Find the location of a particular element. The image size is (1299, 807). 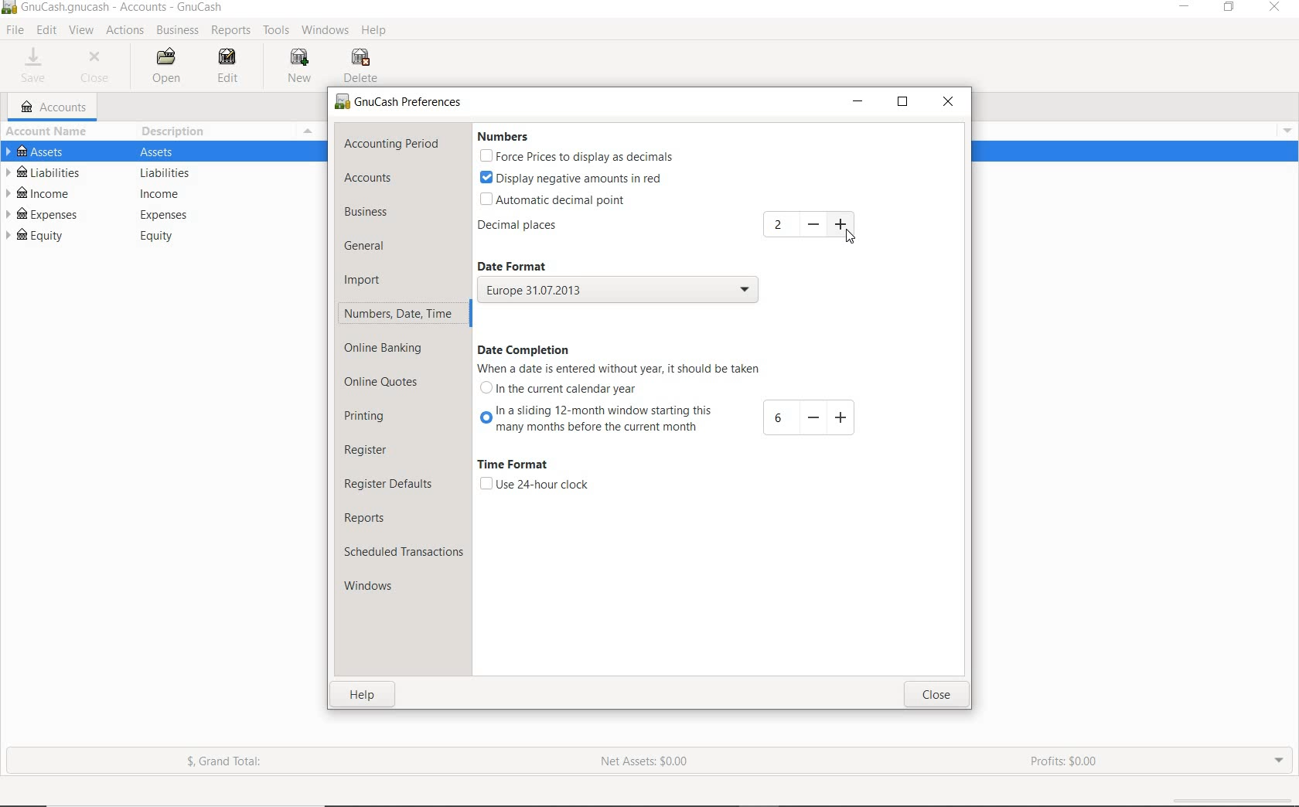

add decimal place is located at coordinates (780, 225).